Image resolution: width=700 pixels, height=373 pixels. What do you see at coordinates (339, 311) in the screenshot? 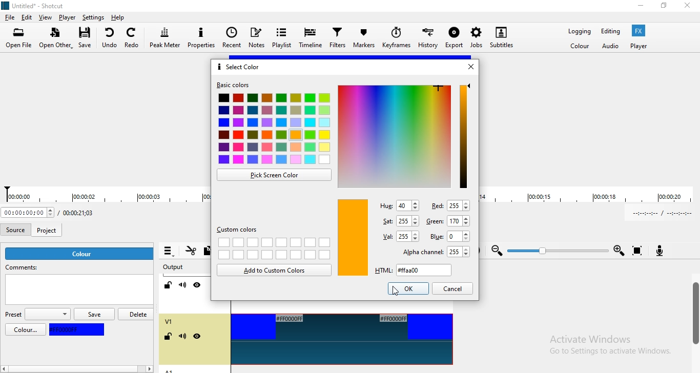
I see `Video track` at bounding box center [339, 311].